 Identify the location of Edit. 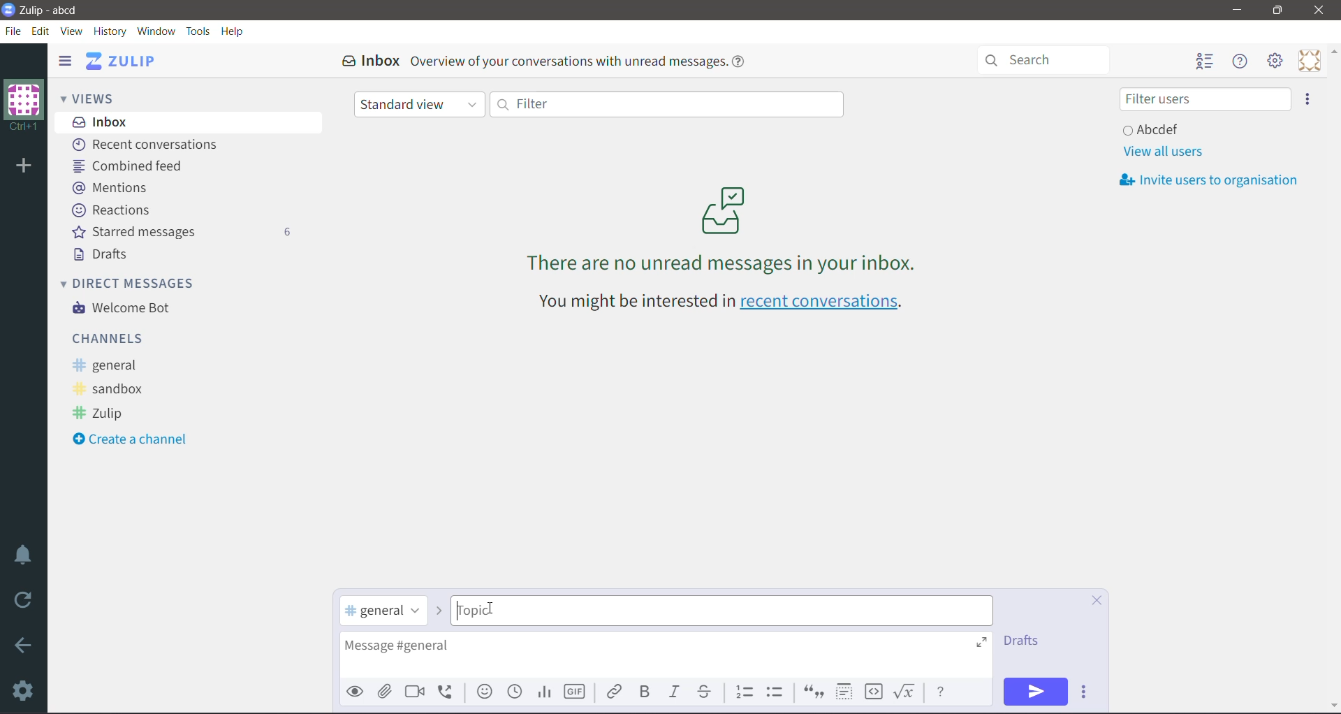
(41, 31).